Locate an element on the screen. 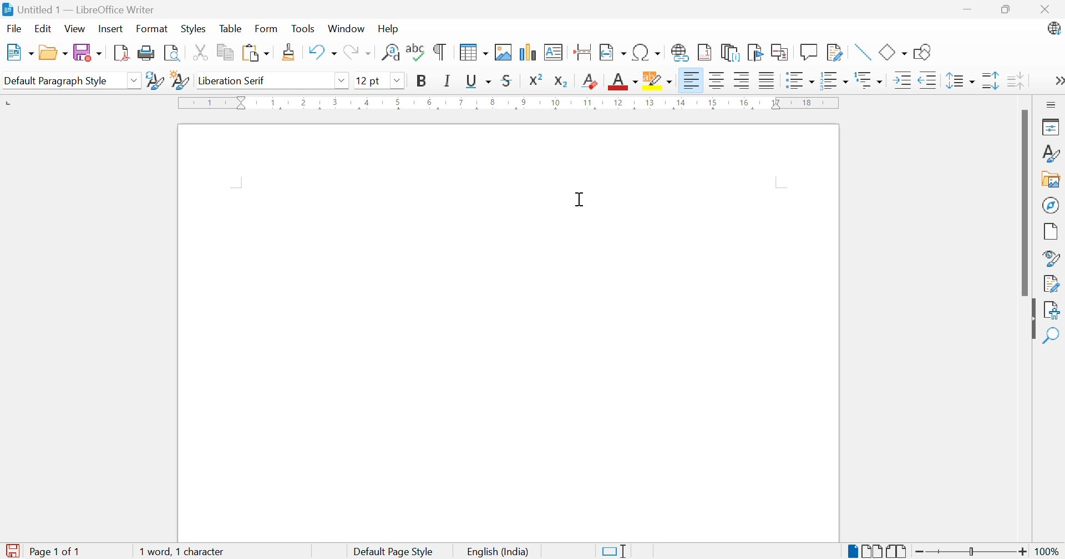 This screenshot has height=559, width=1065. 1 word, 1 character is located at coordinates (181, 551).